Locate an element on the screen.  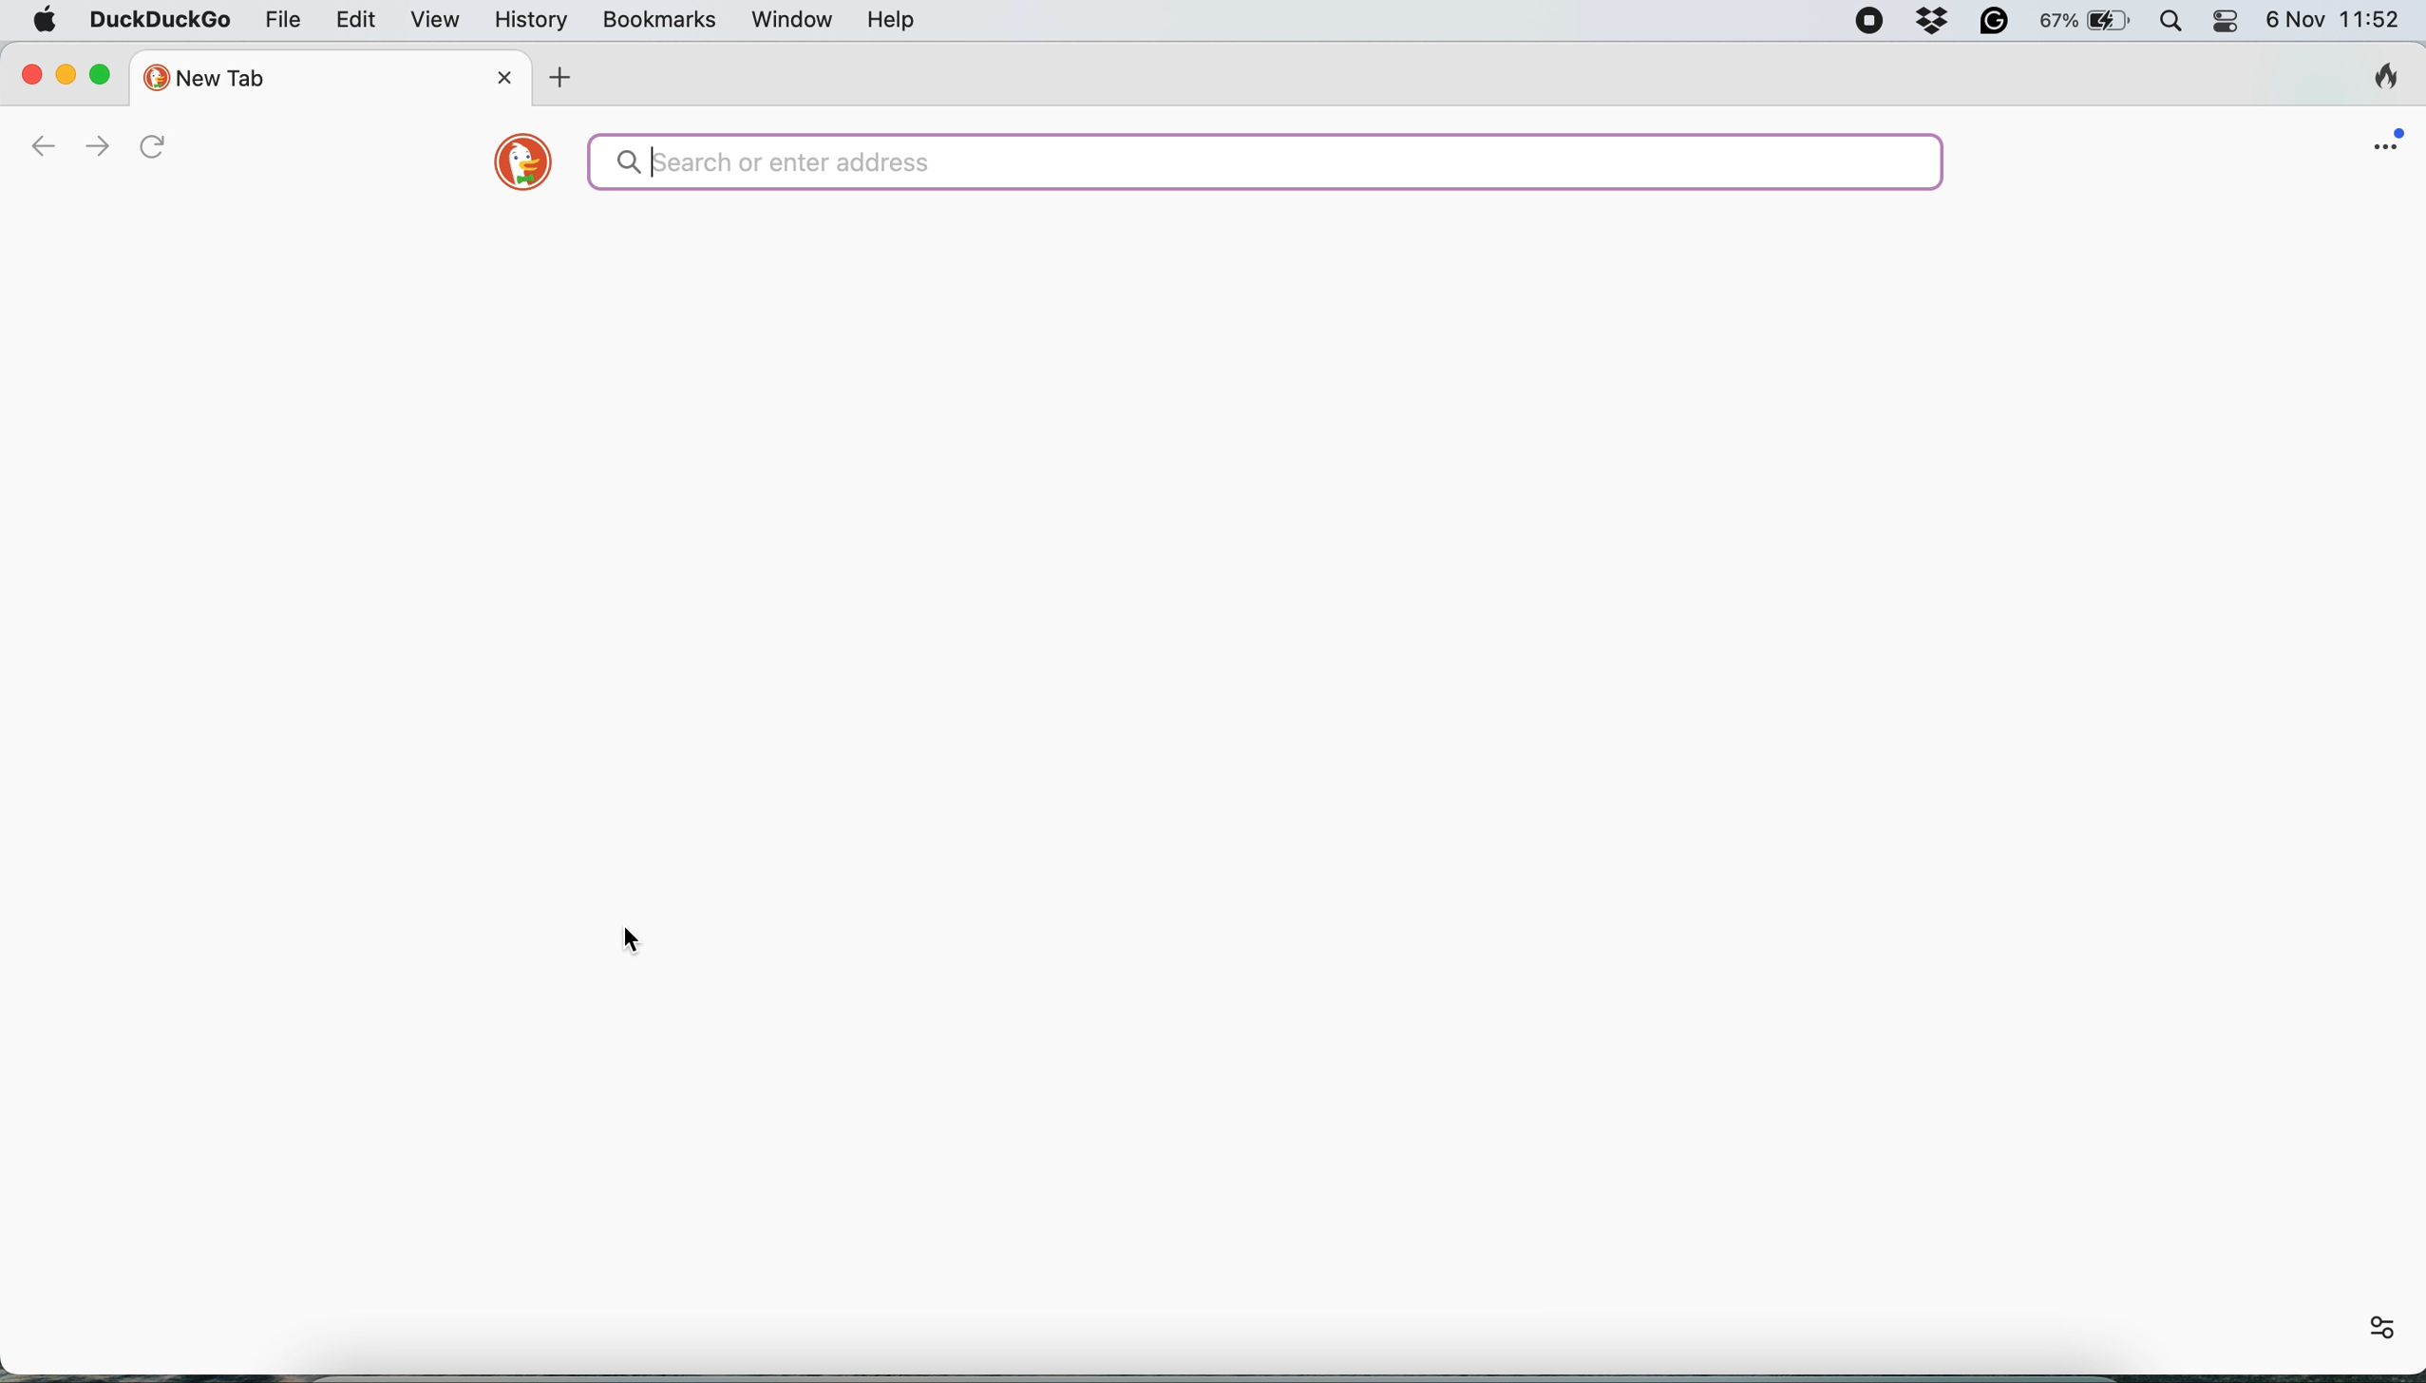
history is located at coordinates (528, 20).